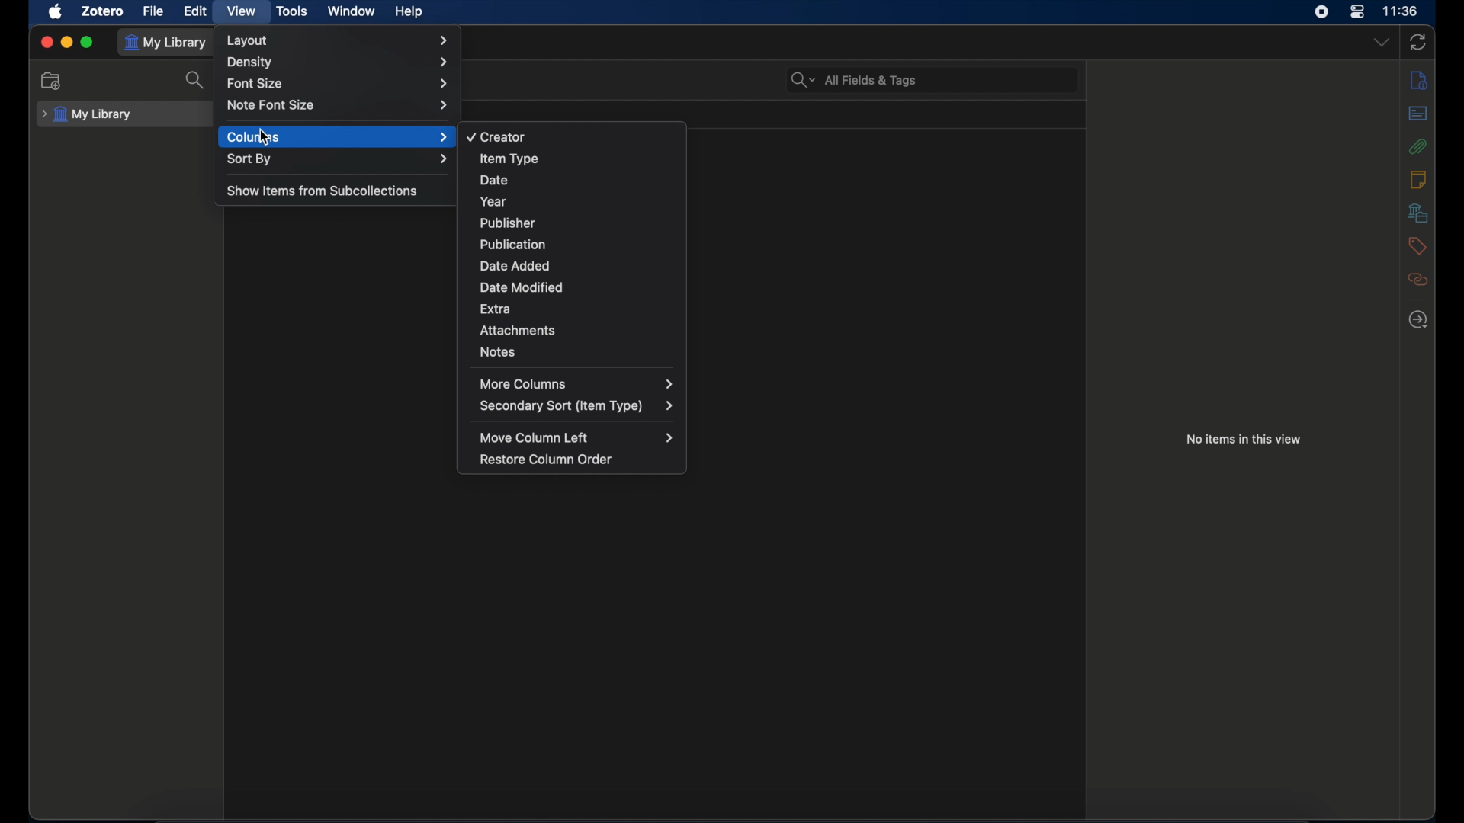 Image resolution: width=1464 pixels, height=823 pixels. What do you see at coordinates (338, 159) in the screenshot?
I see `sort by` at bounding box center [338, 159].